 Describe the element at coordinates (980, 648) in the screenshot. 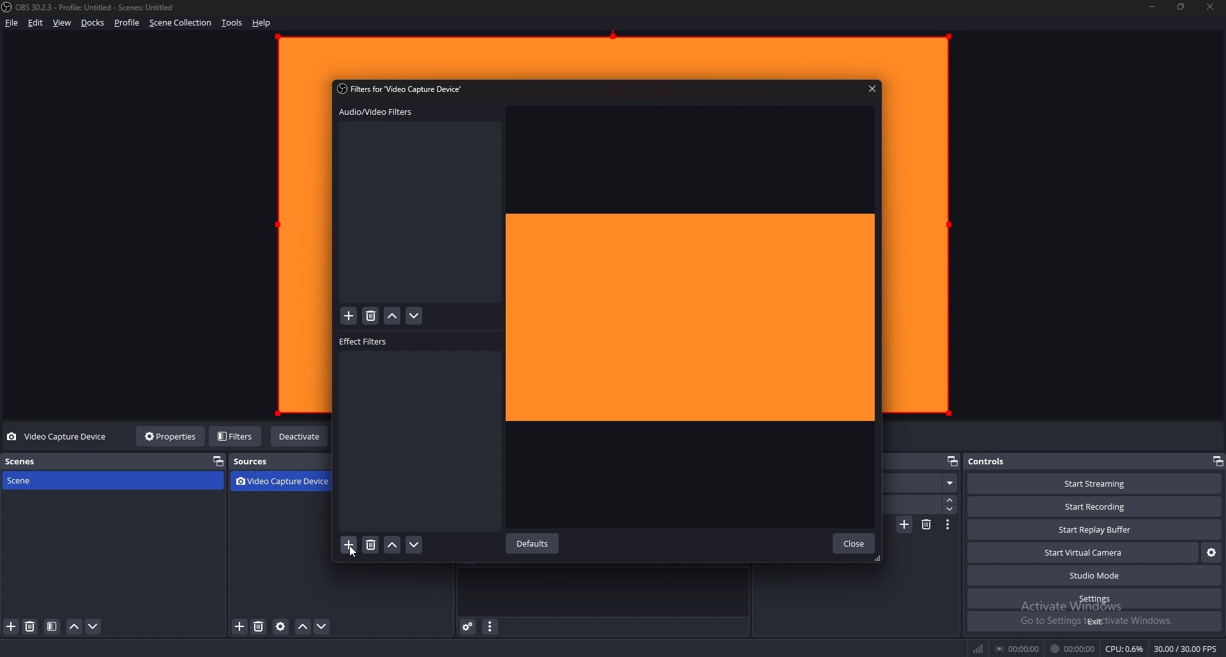

I see `network` at that location.